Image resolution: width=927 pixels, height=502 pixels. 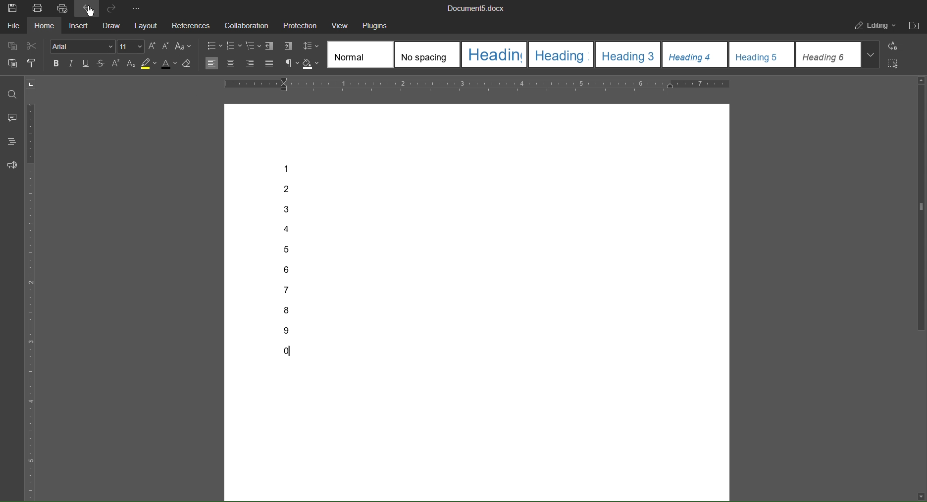 What do you see at coordinates (112, 7) in the screenshot?
I see `Redo` at bounding box center [112, 7].